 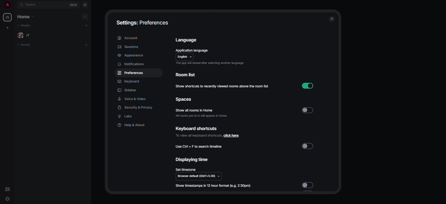 I want to click on rooms, so click(x=27, y=45).